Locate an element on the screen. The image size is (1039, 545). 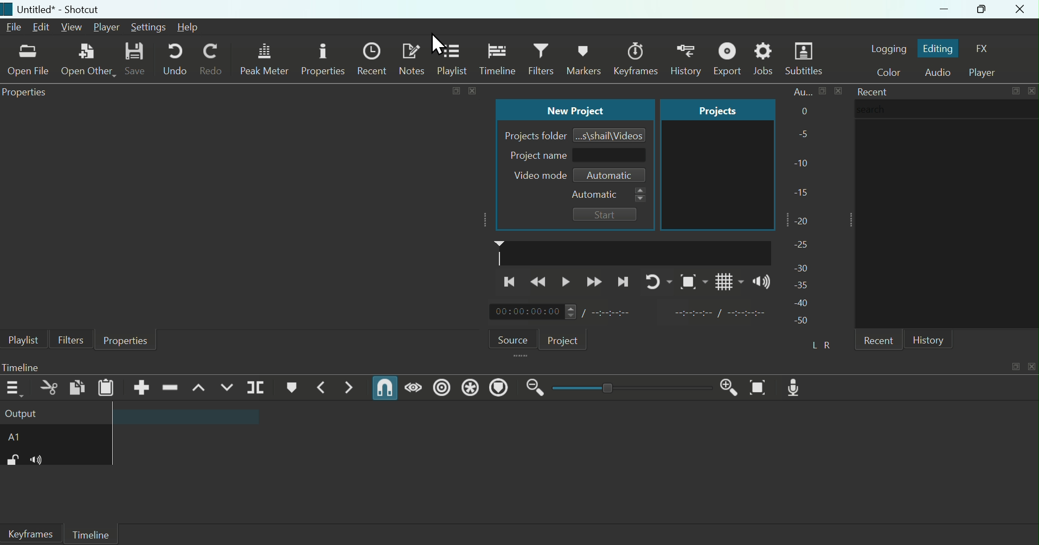
00:00:00:00 is located at coordinates (533, 312).